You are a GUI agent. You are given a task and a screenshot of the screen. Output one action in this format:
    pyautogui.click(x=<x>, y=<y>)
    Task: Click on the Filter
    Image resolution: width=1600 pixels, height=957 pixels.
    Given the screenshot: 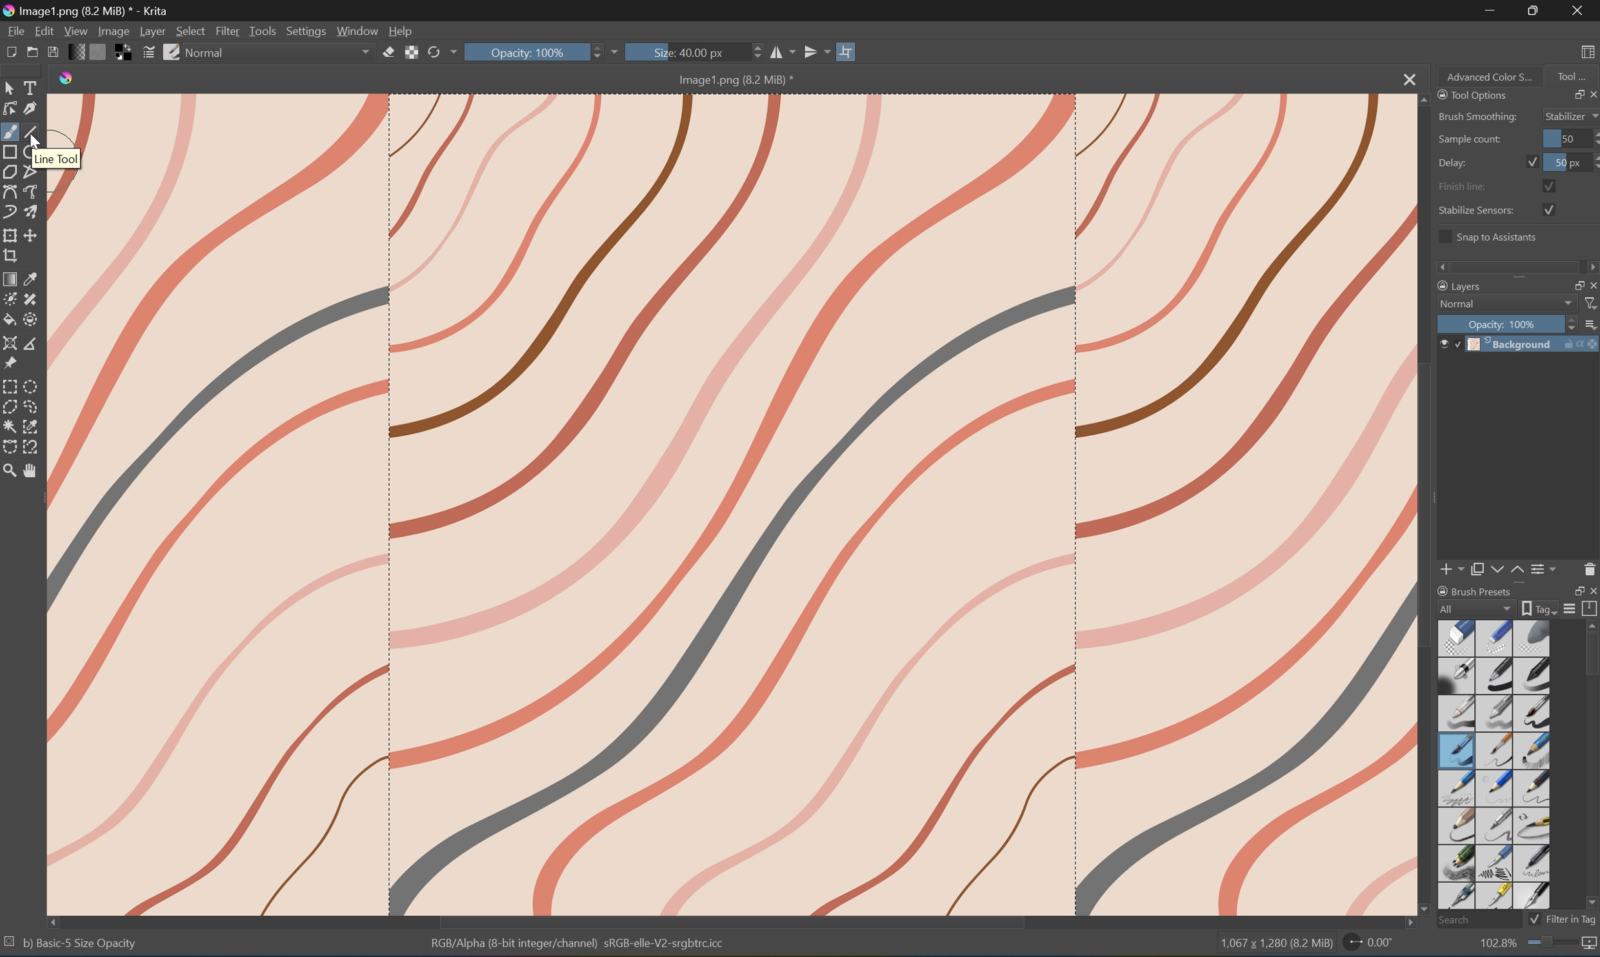 What is the action you would take?
    pyautogui.click(x=1590, y=304)
    